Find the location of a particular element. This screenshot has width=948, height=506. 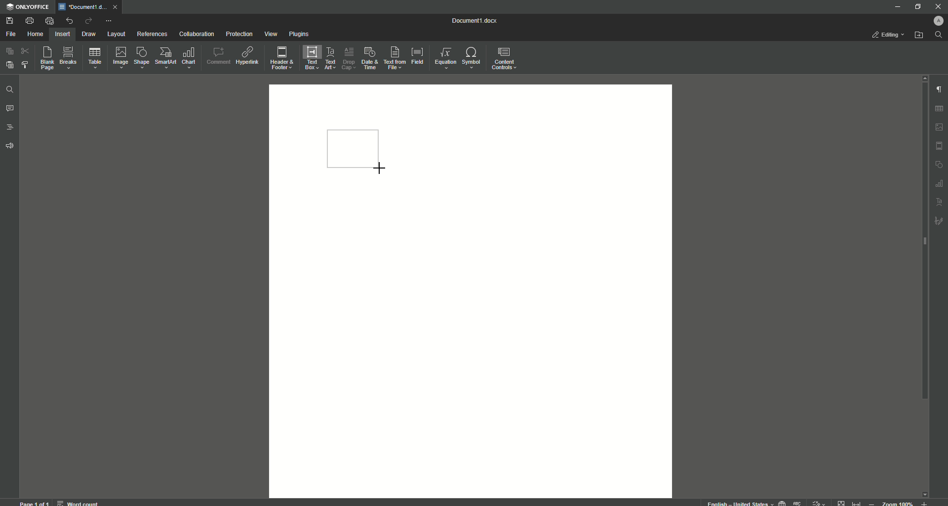

Rectangle is located at coordinates (353, 143).